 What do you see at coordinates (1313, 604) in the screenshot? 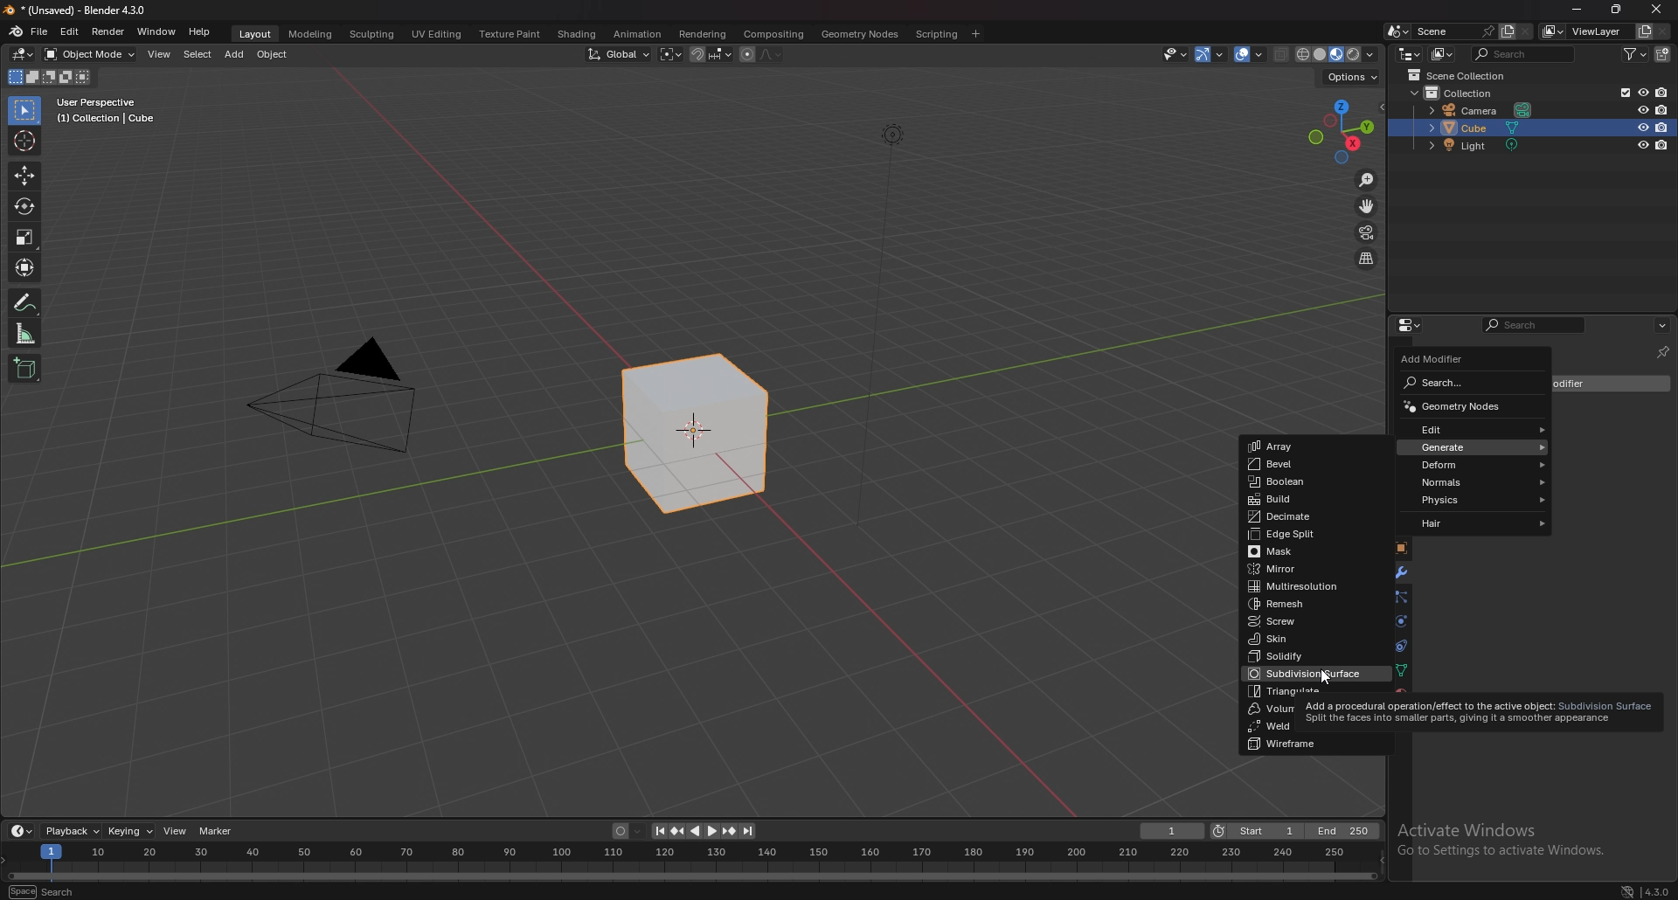
I see `remesh` at bounding box center [1313, 604].